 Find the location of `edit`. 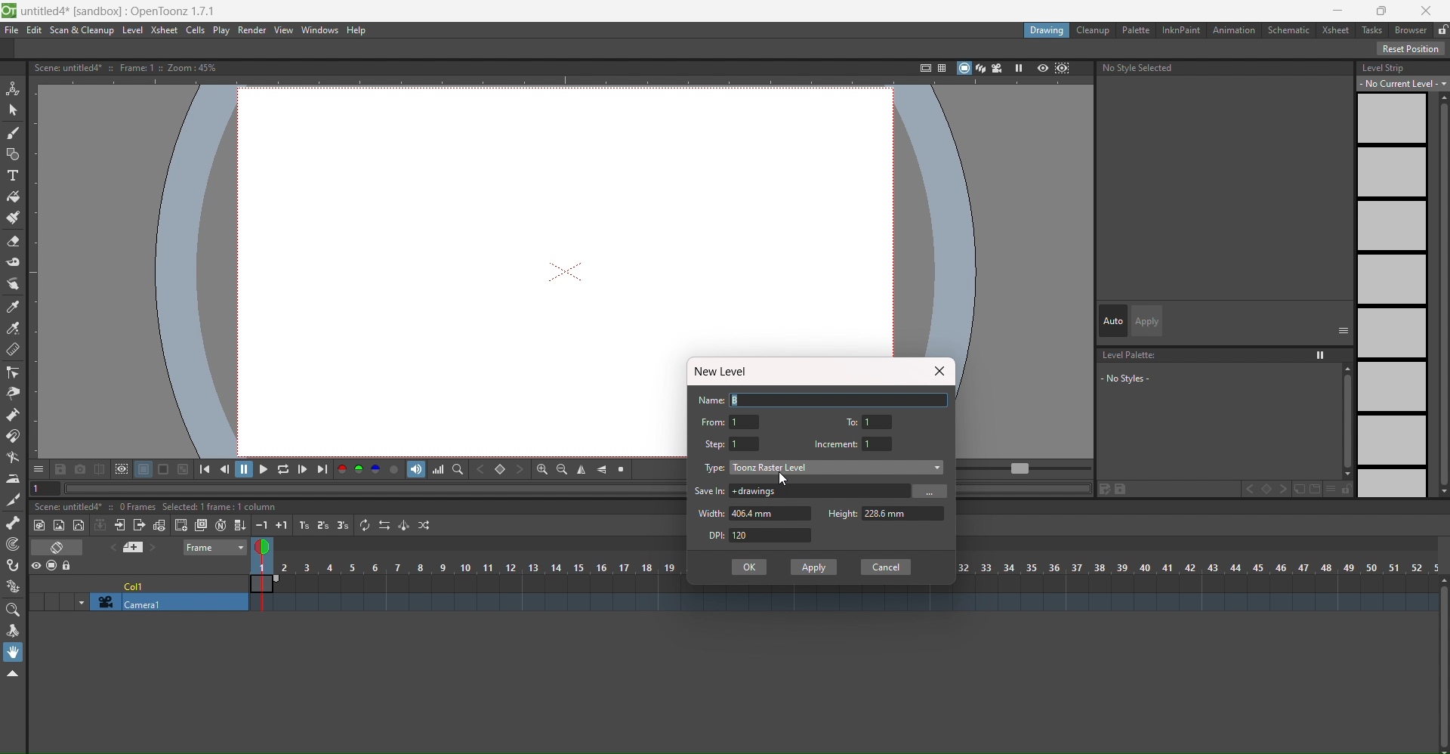

edit is located at coordinates (35, 31).